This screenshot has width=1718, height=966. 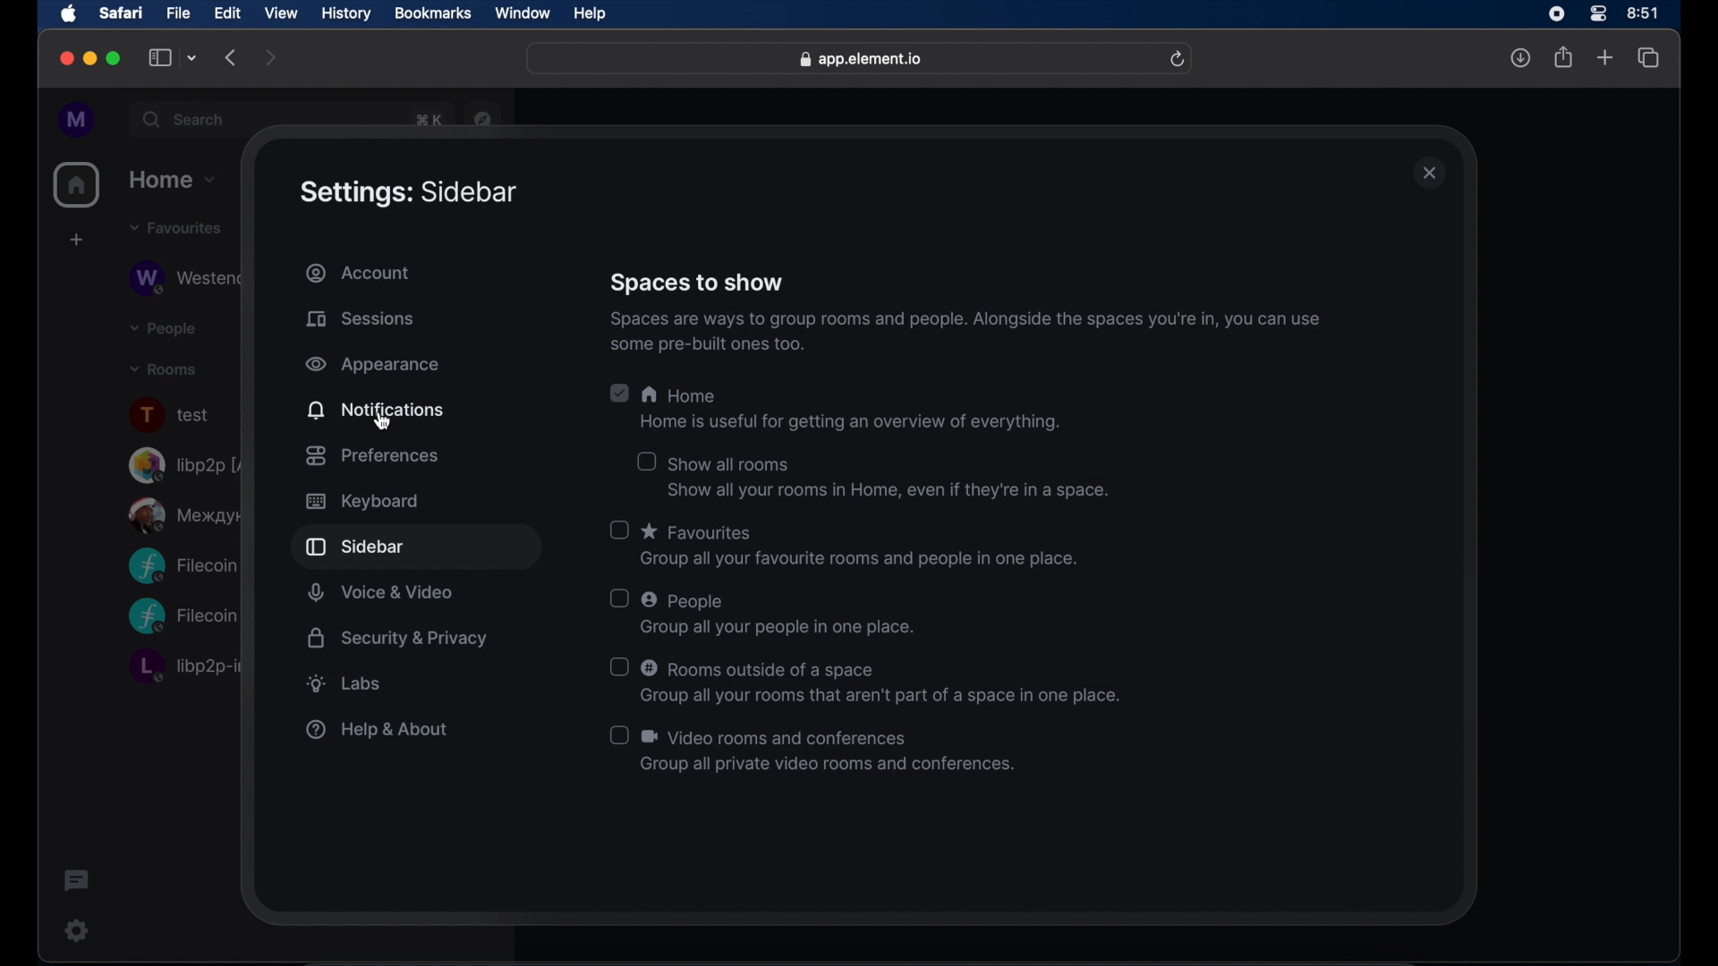 What do you see at coordinates (75, 121) in the screenshot?
I see `profile` at bounding box center [75, 121].